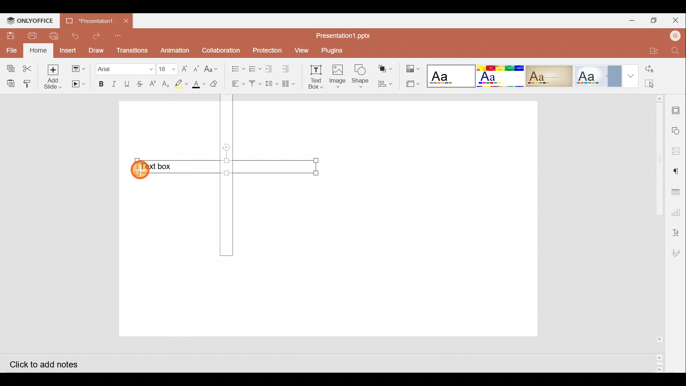 The height and width of the screenshot is (386, 686). What do you see at coordinates (185, 68) in the screenshot?
I see `Increase font size` at bounding box center [185, 68].